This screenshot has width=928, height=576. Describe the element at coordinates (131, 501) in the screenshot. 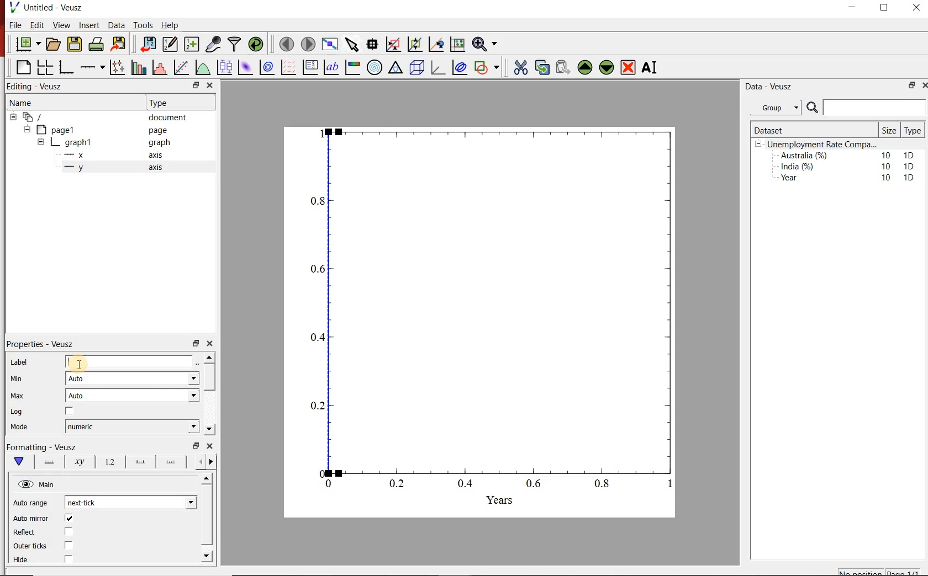

I see `next-tick` at that location.